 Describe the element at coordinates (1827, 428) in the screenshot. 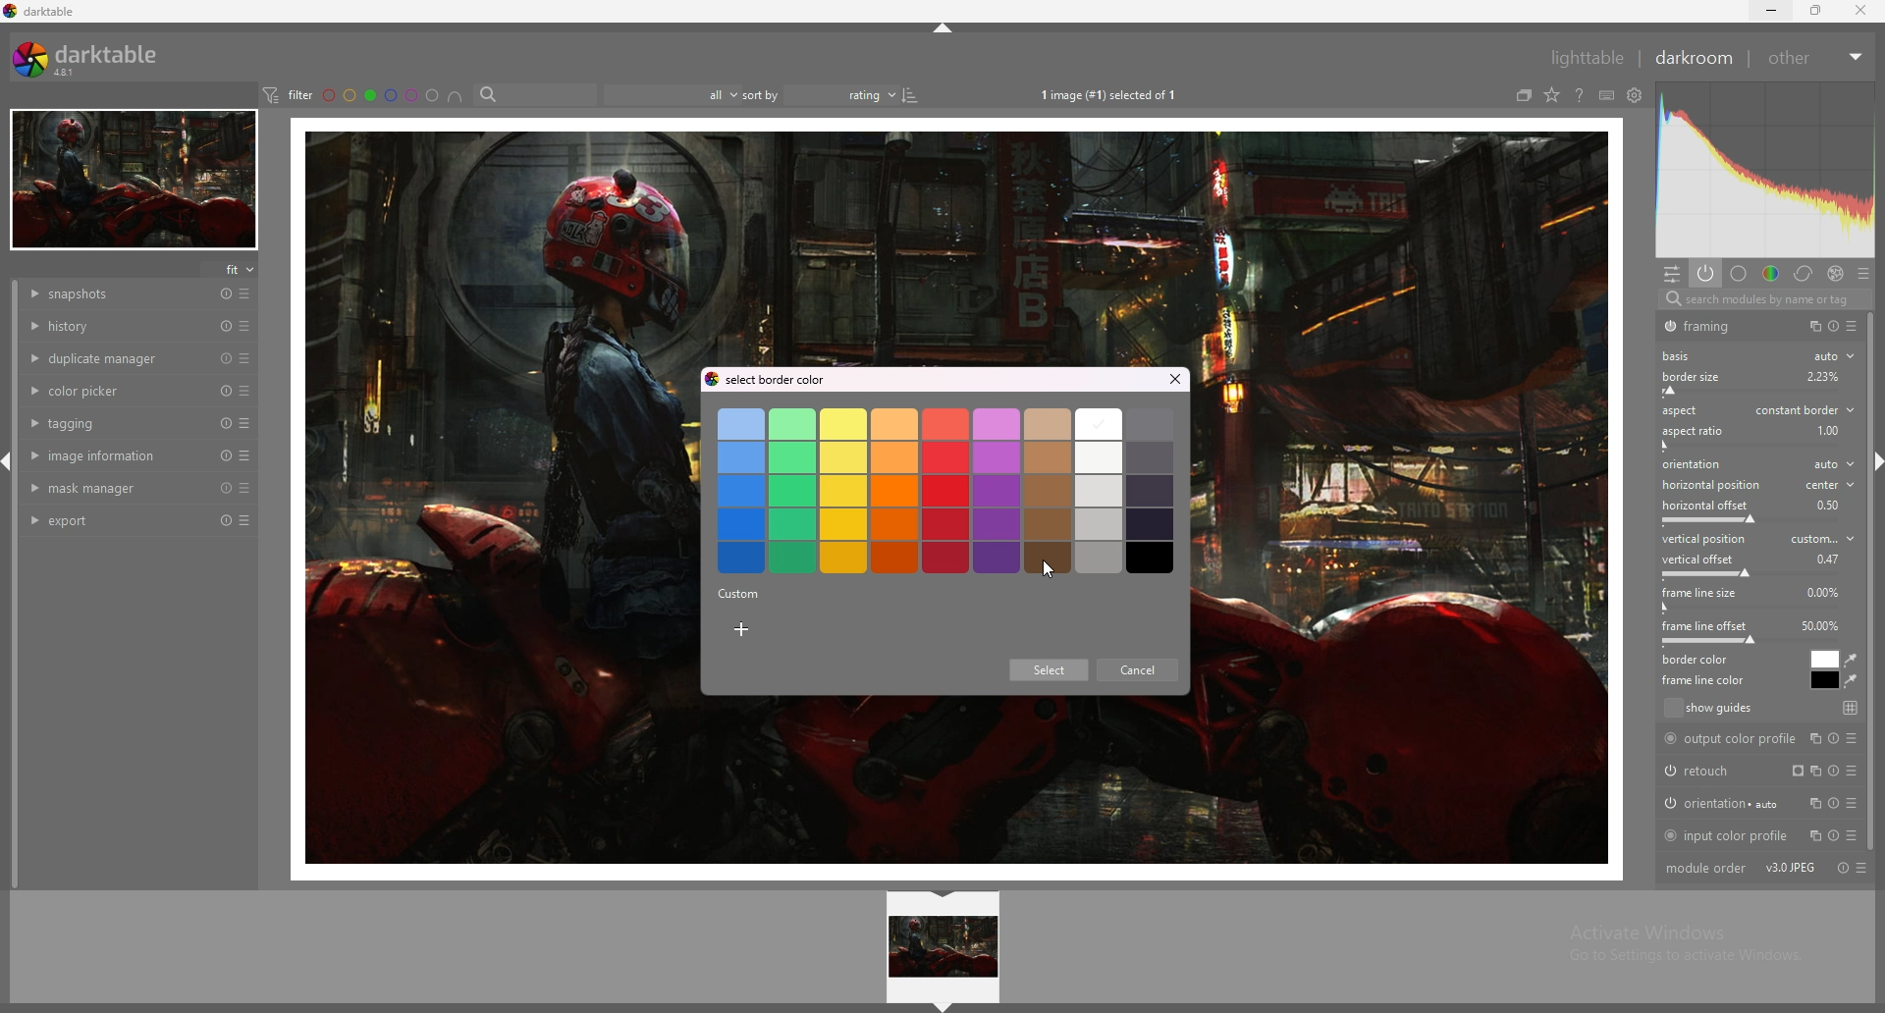

I see `percentage` at that location.